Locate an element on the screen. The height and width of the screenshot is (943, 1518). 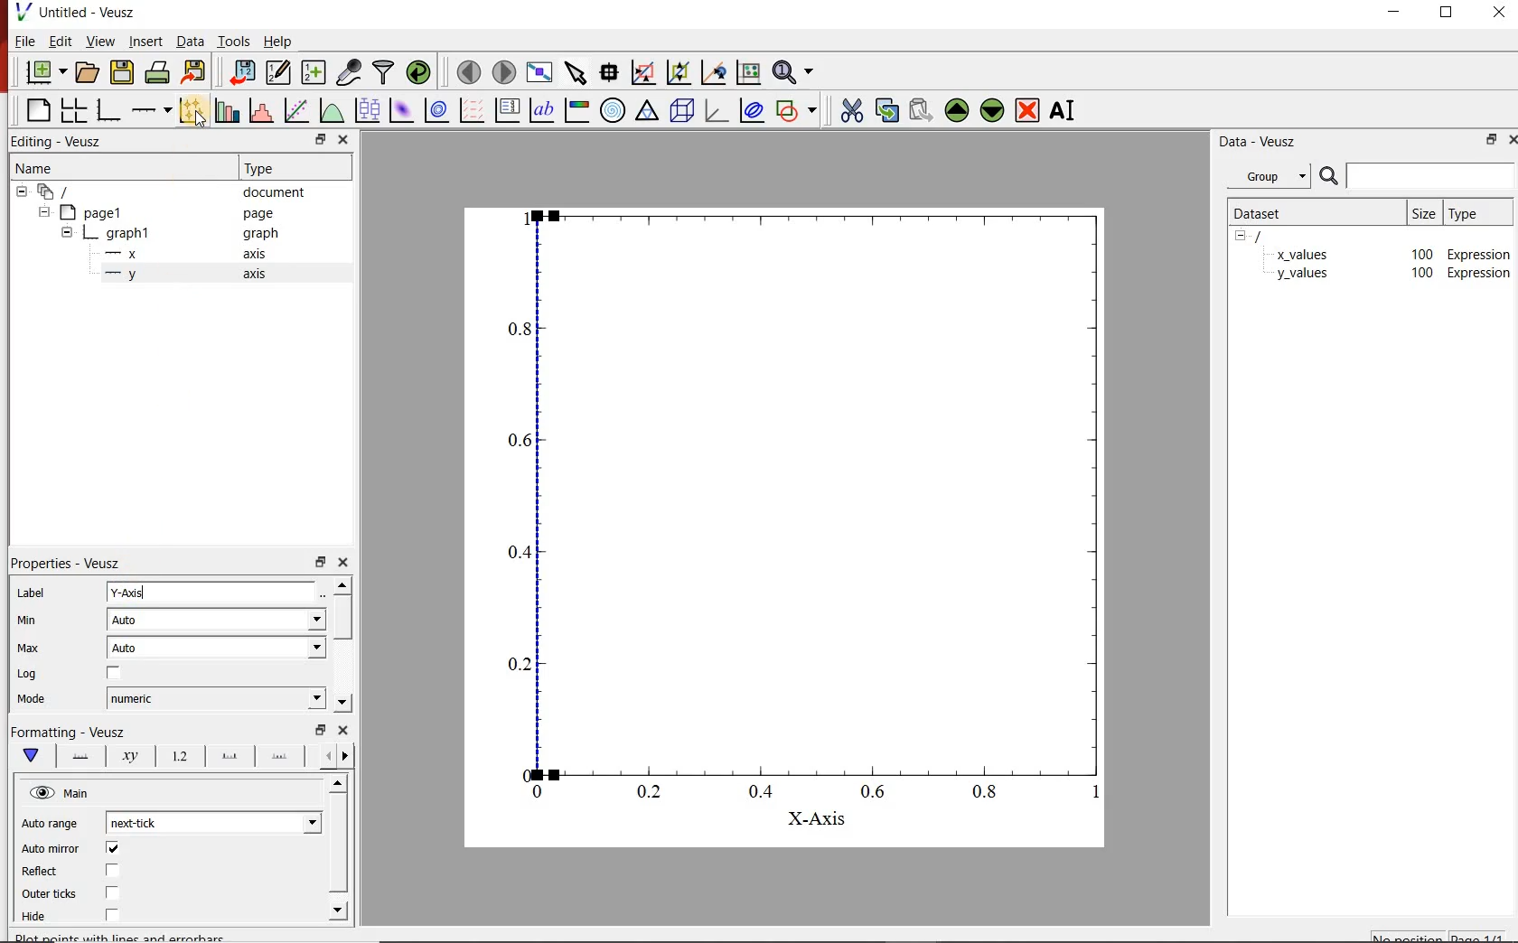
close is located at coordinates (1502, 14).